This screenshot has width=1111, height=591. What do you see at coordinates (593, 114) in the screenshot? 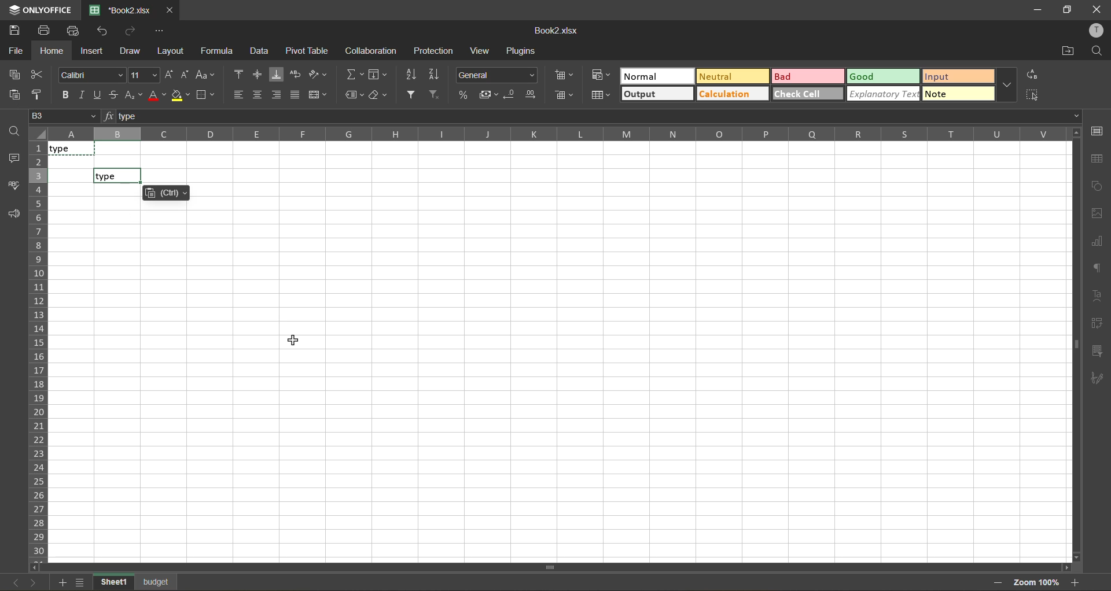
I see `formula bar` at bounding box center [593, 114].